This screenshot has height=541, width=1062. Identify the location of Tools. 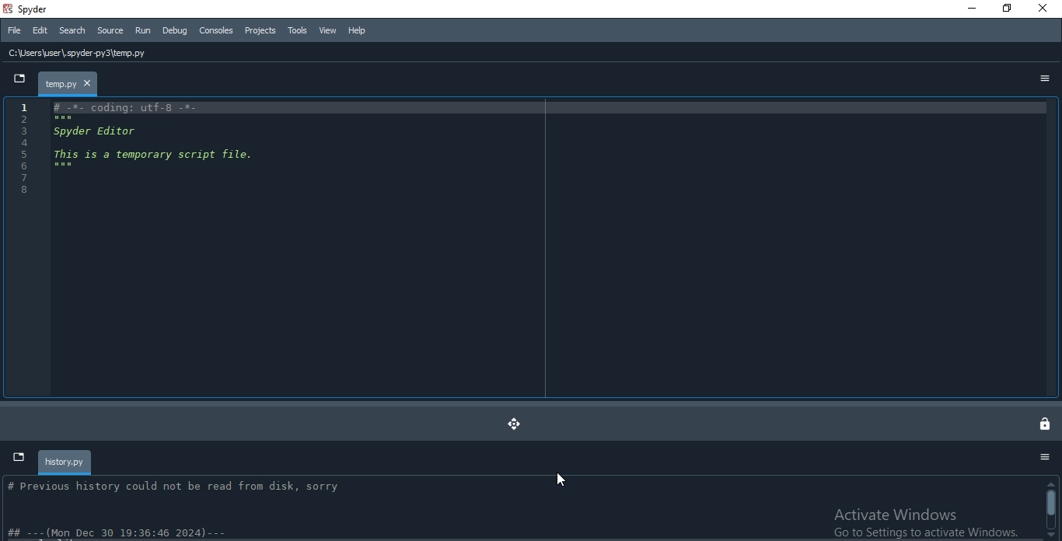
(298, 30).